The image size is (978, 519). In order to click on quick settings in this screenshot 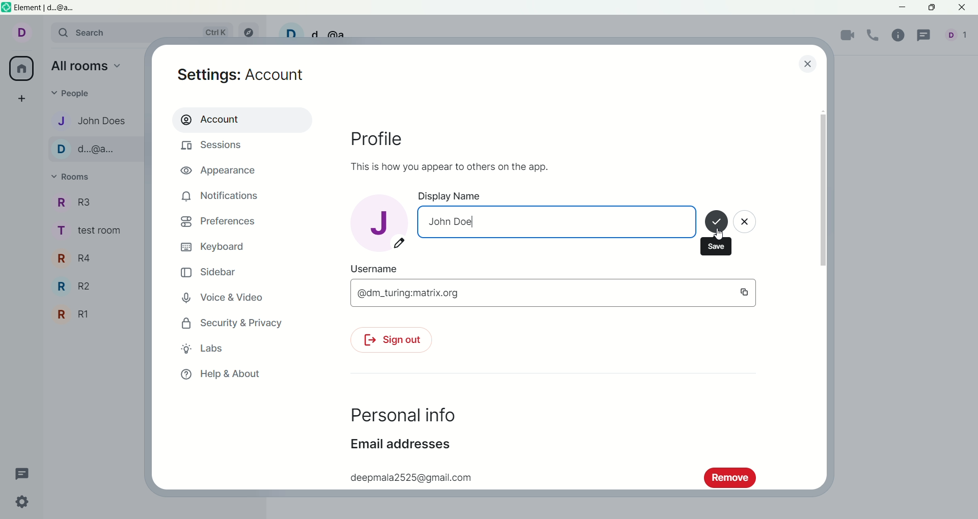, I will do `click(24, 504)`.